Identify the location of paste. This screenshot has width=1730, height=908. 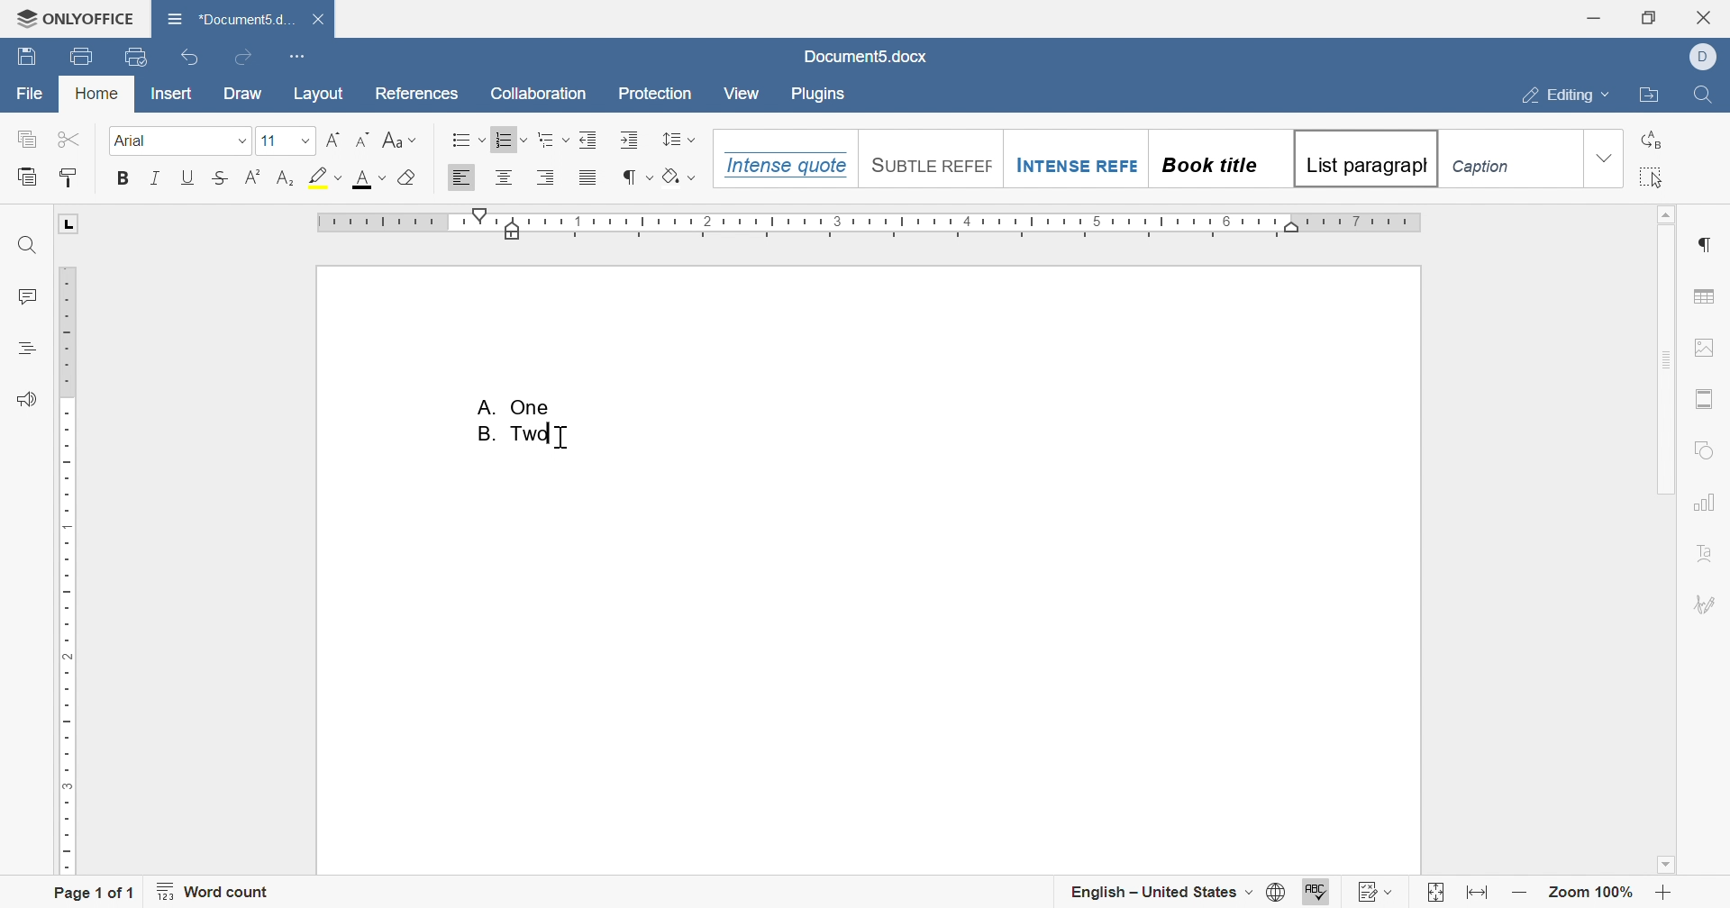
(26, 175).